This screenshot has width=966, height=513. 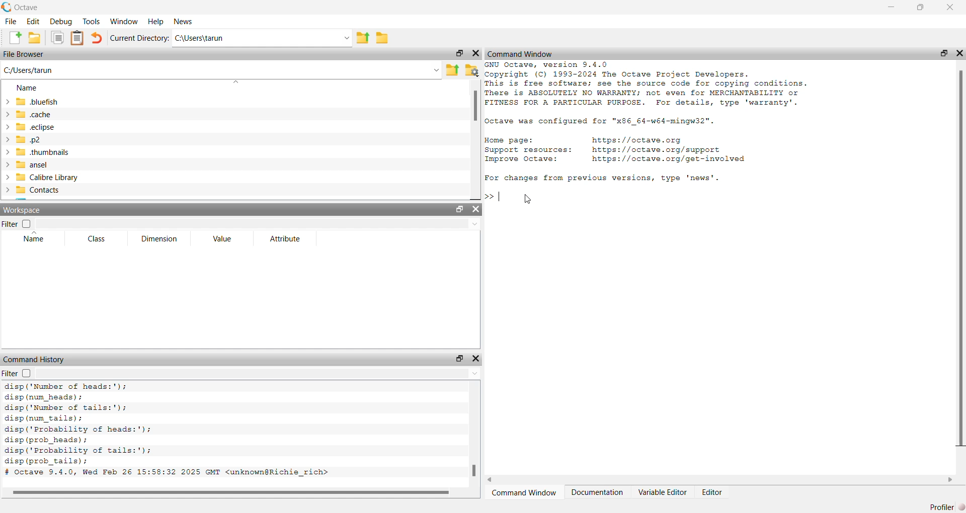 I want to click on Contacts, so click(x=38, y=190).